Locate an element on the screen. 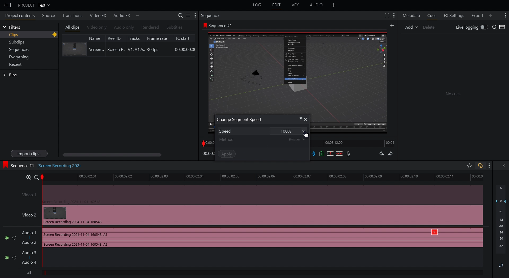 The width and height of the screenshot is (509, 278). Speed is located at coordinates (261, 131).